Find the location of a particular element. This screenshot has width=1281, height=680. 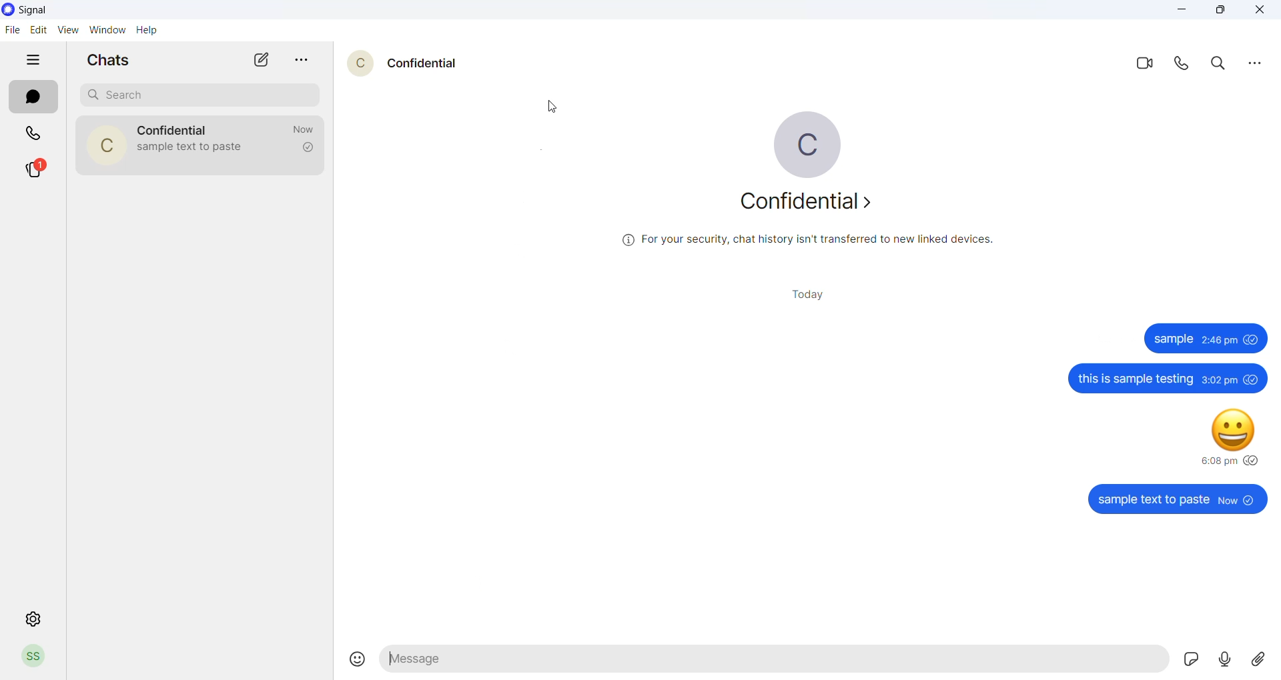

sample is located at coordinates (1210, 337).